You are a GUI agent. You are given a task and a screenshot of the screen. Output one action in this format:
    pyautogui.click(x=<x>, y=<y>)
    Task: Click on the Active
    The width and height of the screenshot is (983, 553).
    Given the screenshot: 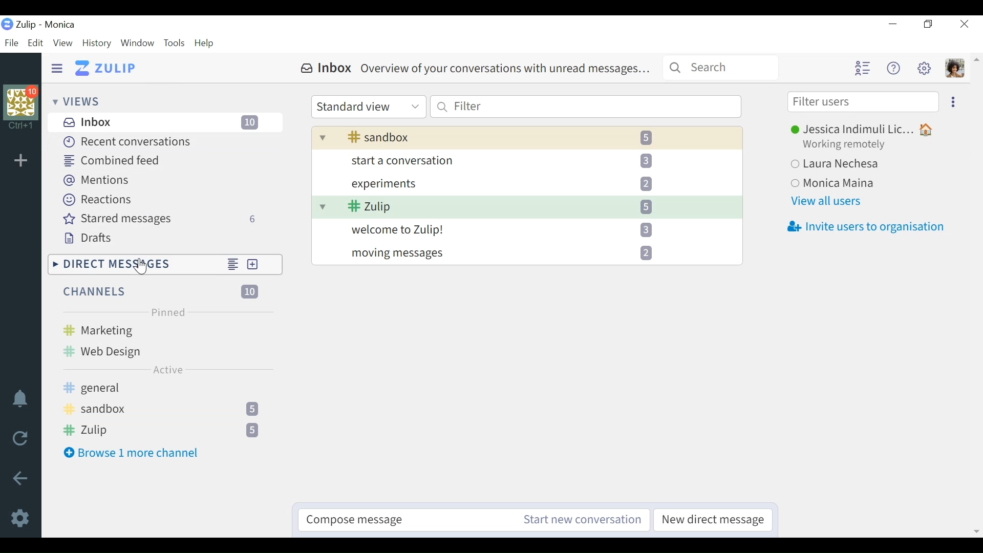 What is the action you would take?
    pyautogui.click(x=167, y=370)
    